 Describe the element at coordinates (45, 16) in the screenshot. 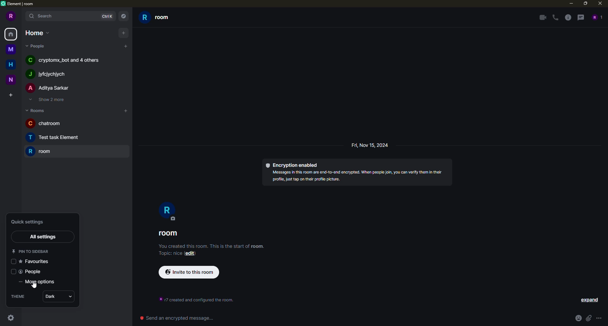

I see `search` at that location.